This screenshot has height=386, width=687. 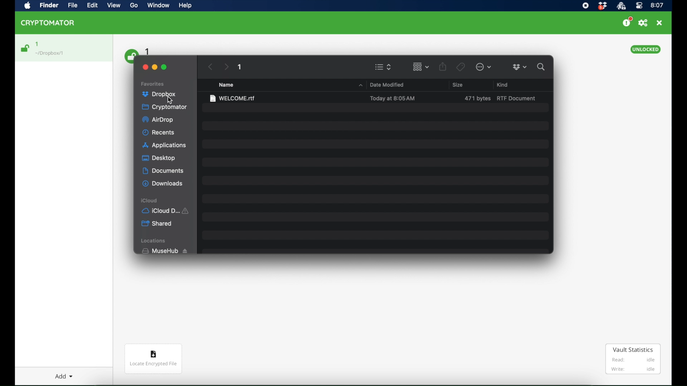 I want to click on applications, so click(x=165, y=145).